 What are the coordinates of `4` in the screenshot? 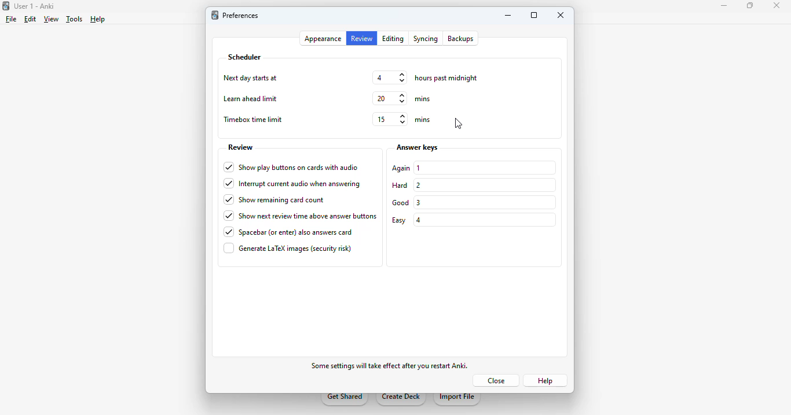 It's located at (418, 220).